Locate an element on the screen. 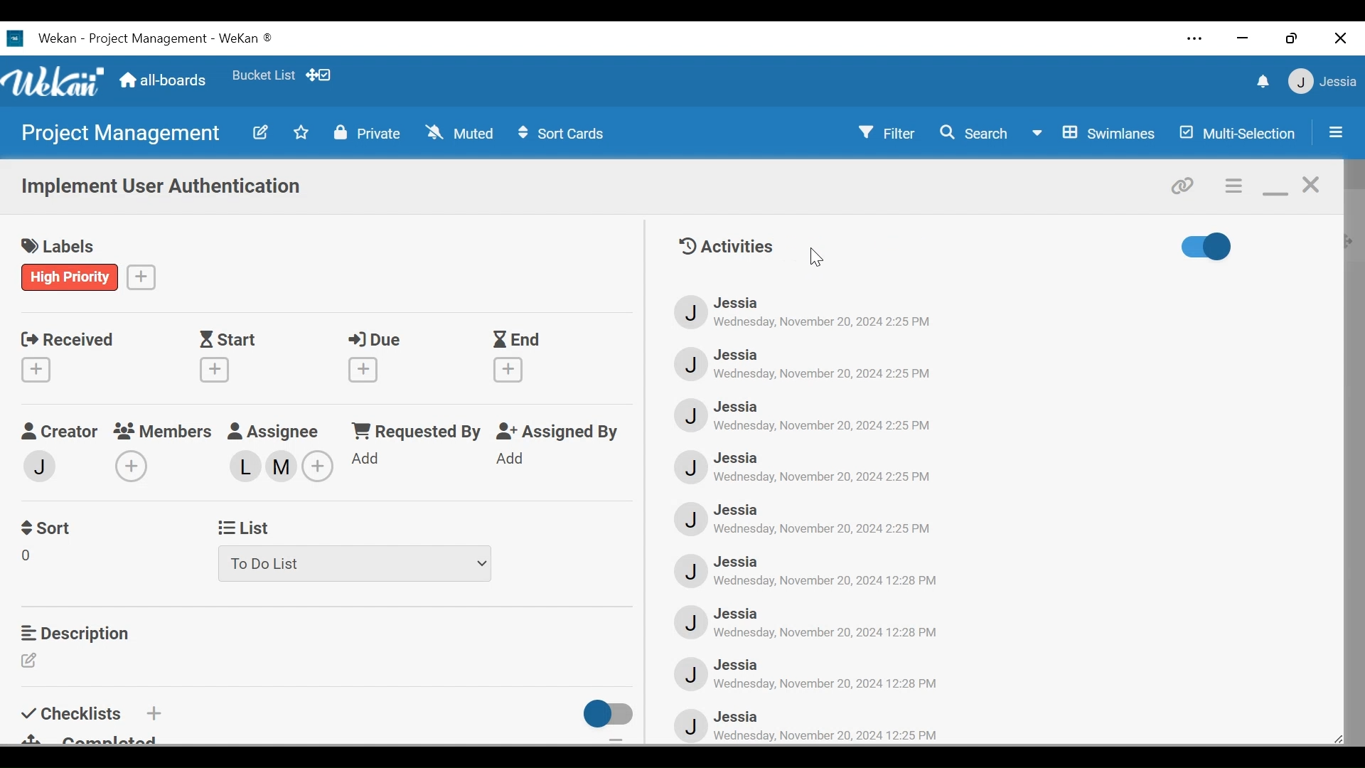 The width and height of the screenshot is (1365, 768). Member Name is located at coordinates (739, 561).